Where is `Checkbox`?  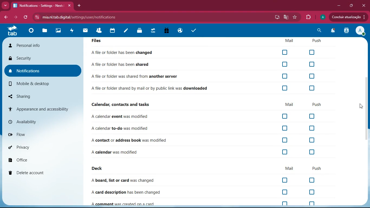
Checkbox is located at coordinates (313, 88).